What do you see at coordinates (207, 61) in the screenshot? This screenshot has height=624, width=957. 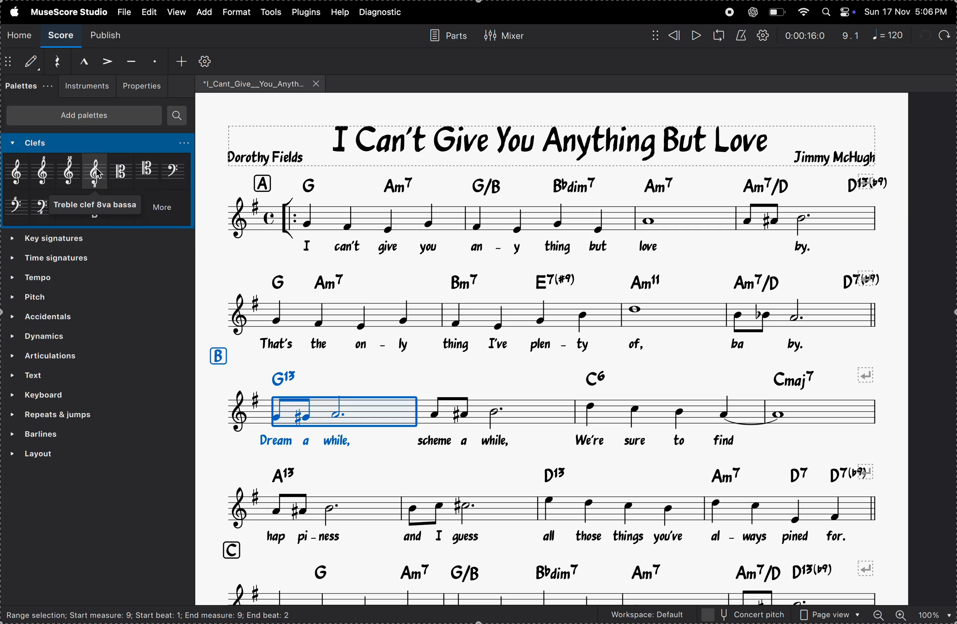 I see `customize toolbar` at bounding box center [207, 61].